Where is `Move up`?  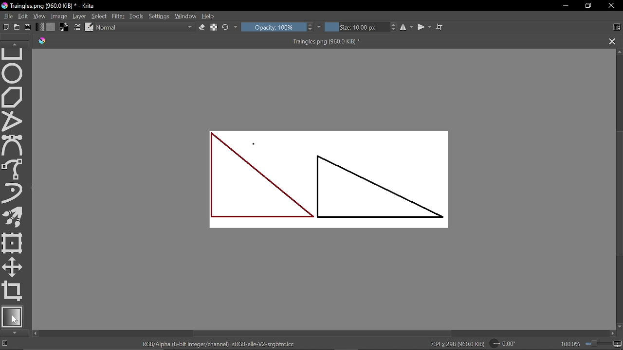
Move up is located at coordinates (619, 52).